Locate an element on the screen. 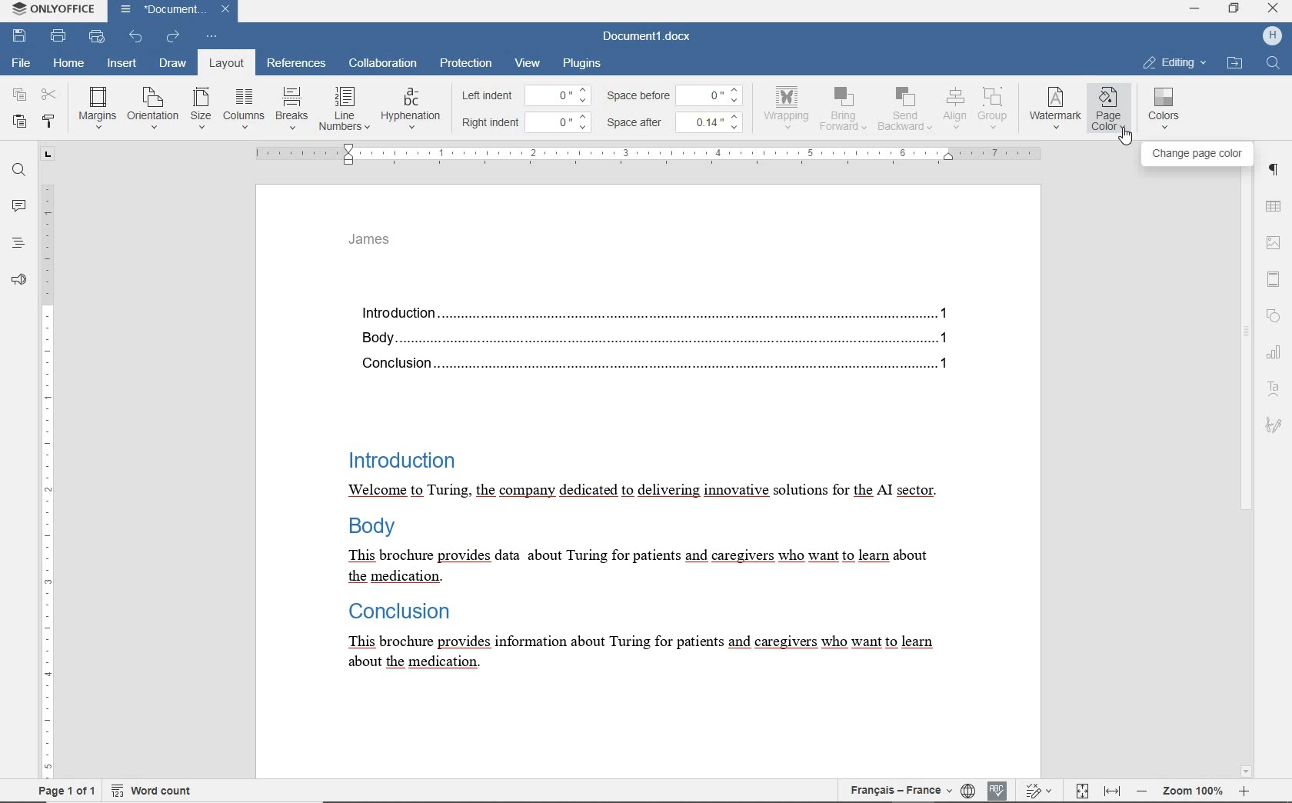  0 is located at coordinates (557, 95).